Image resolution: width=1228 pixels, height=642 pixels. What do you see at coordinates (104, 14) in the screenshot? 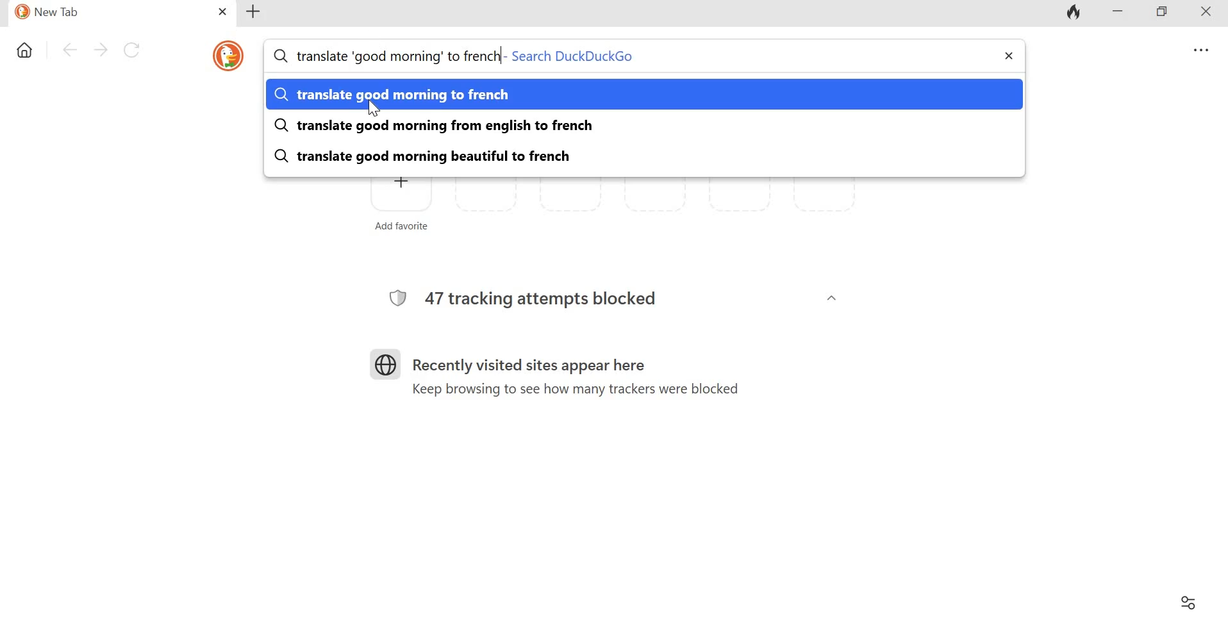
I see `New Tab` at bounding box center [104, 14].